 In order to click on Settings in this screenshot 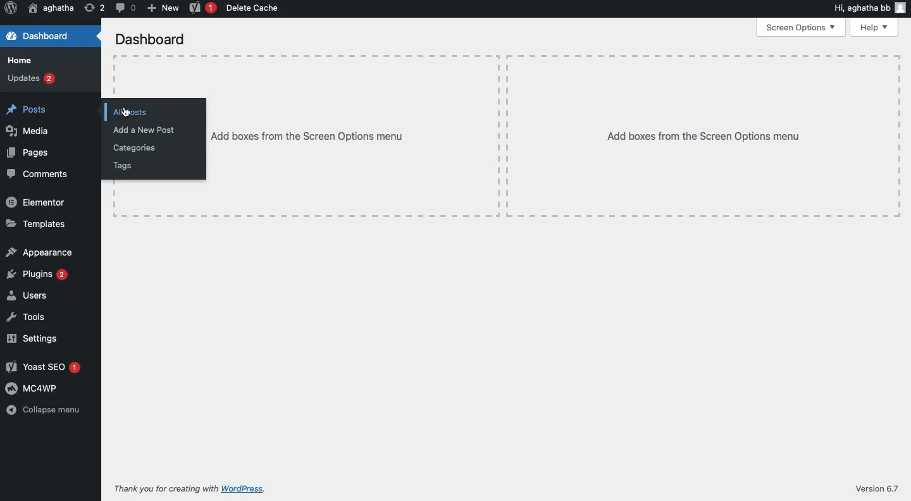, I will do `click(34, 337)`.